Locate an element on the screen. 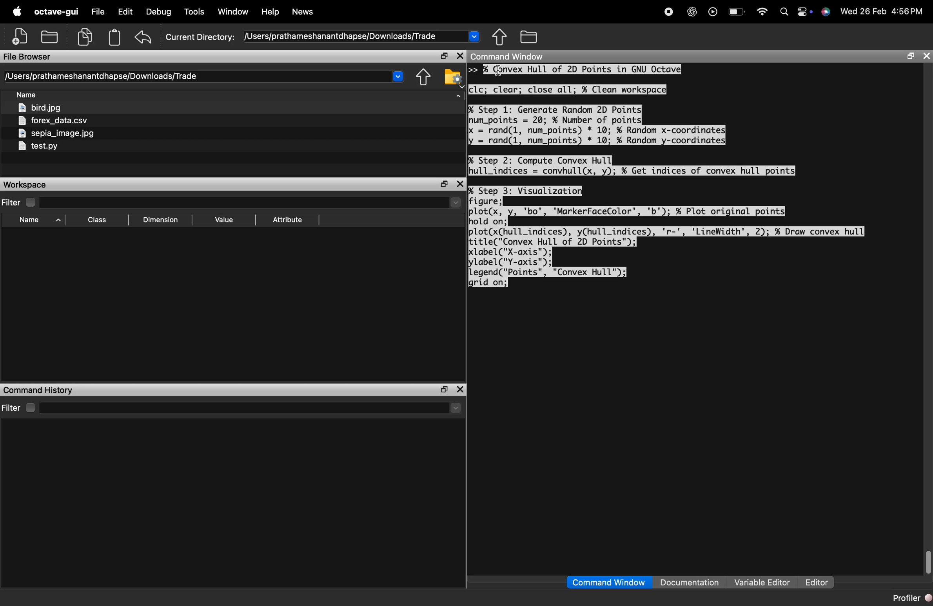 This screenshot has width=933, height=606. Name ^ is located at coordinates (40, 220).